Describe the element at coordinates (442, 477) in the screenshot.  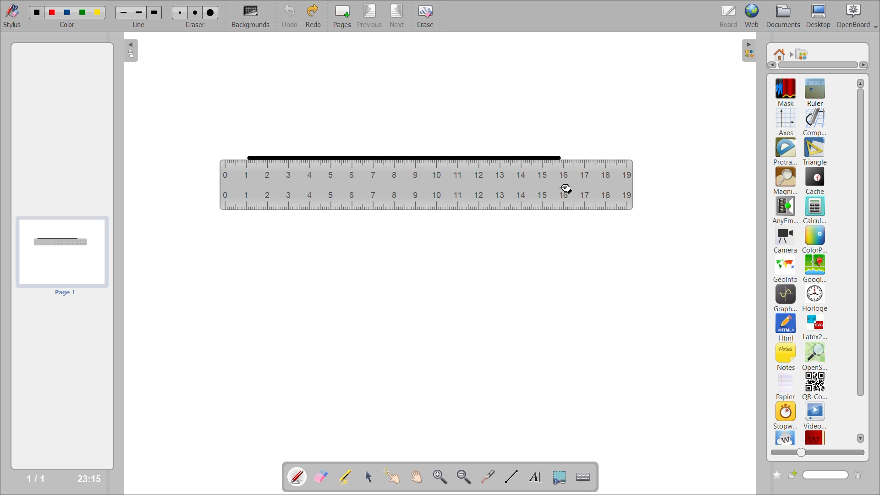
I see `zoom in` at that location.